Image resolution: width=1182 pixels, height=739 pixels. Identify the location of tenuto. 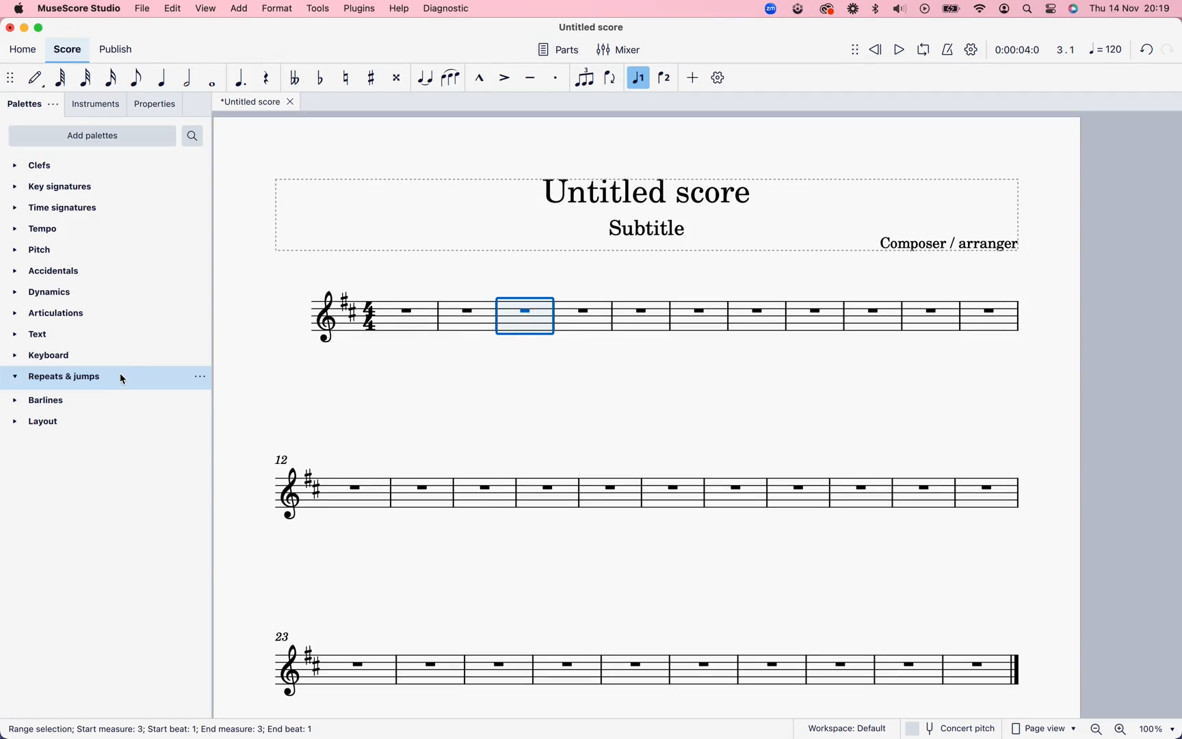
(533, 78).